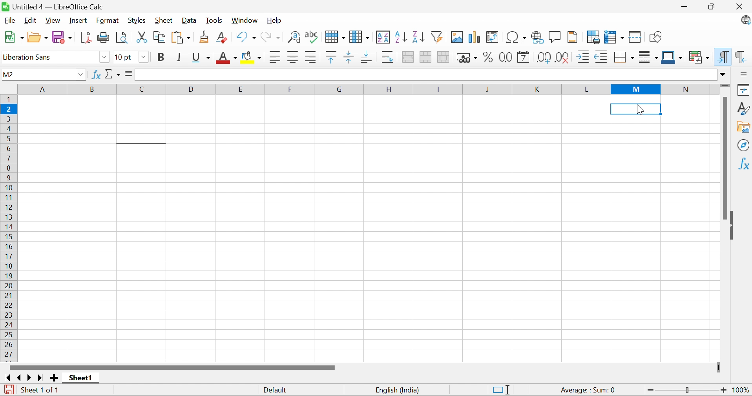 The width and height of the screenshot is (752, 396). I want to click on Cut, so click(142, 37).